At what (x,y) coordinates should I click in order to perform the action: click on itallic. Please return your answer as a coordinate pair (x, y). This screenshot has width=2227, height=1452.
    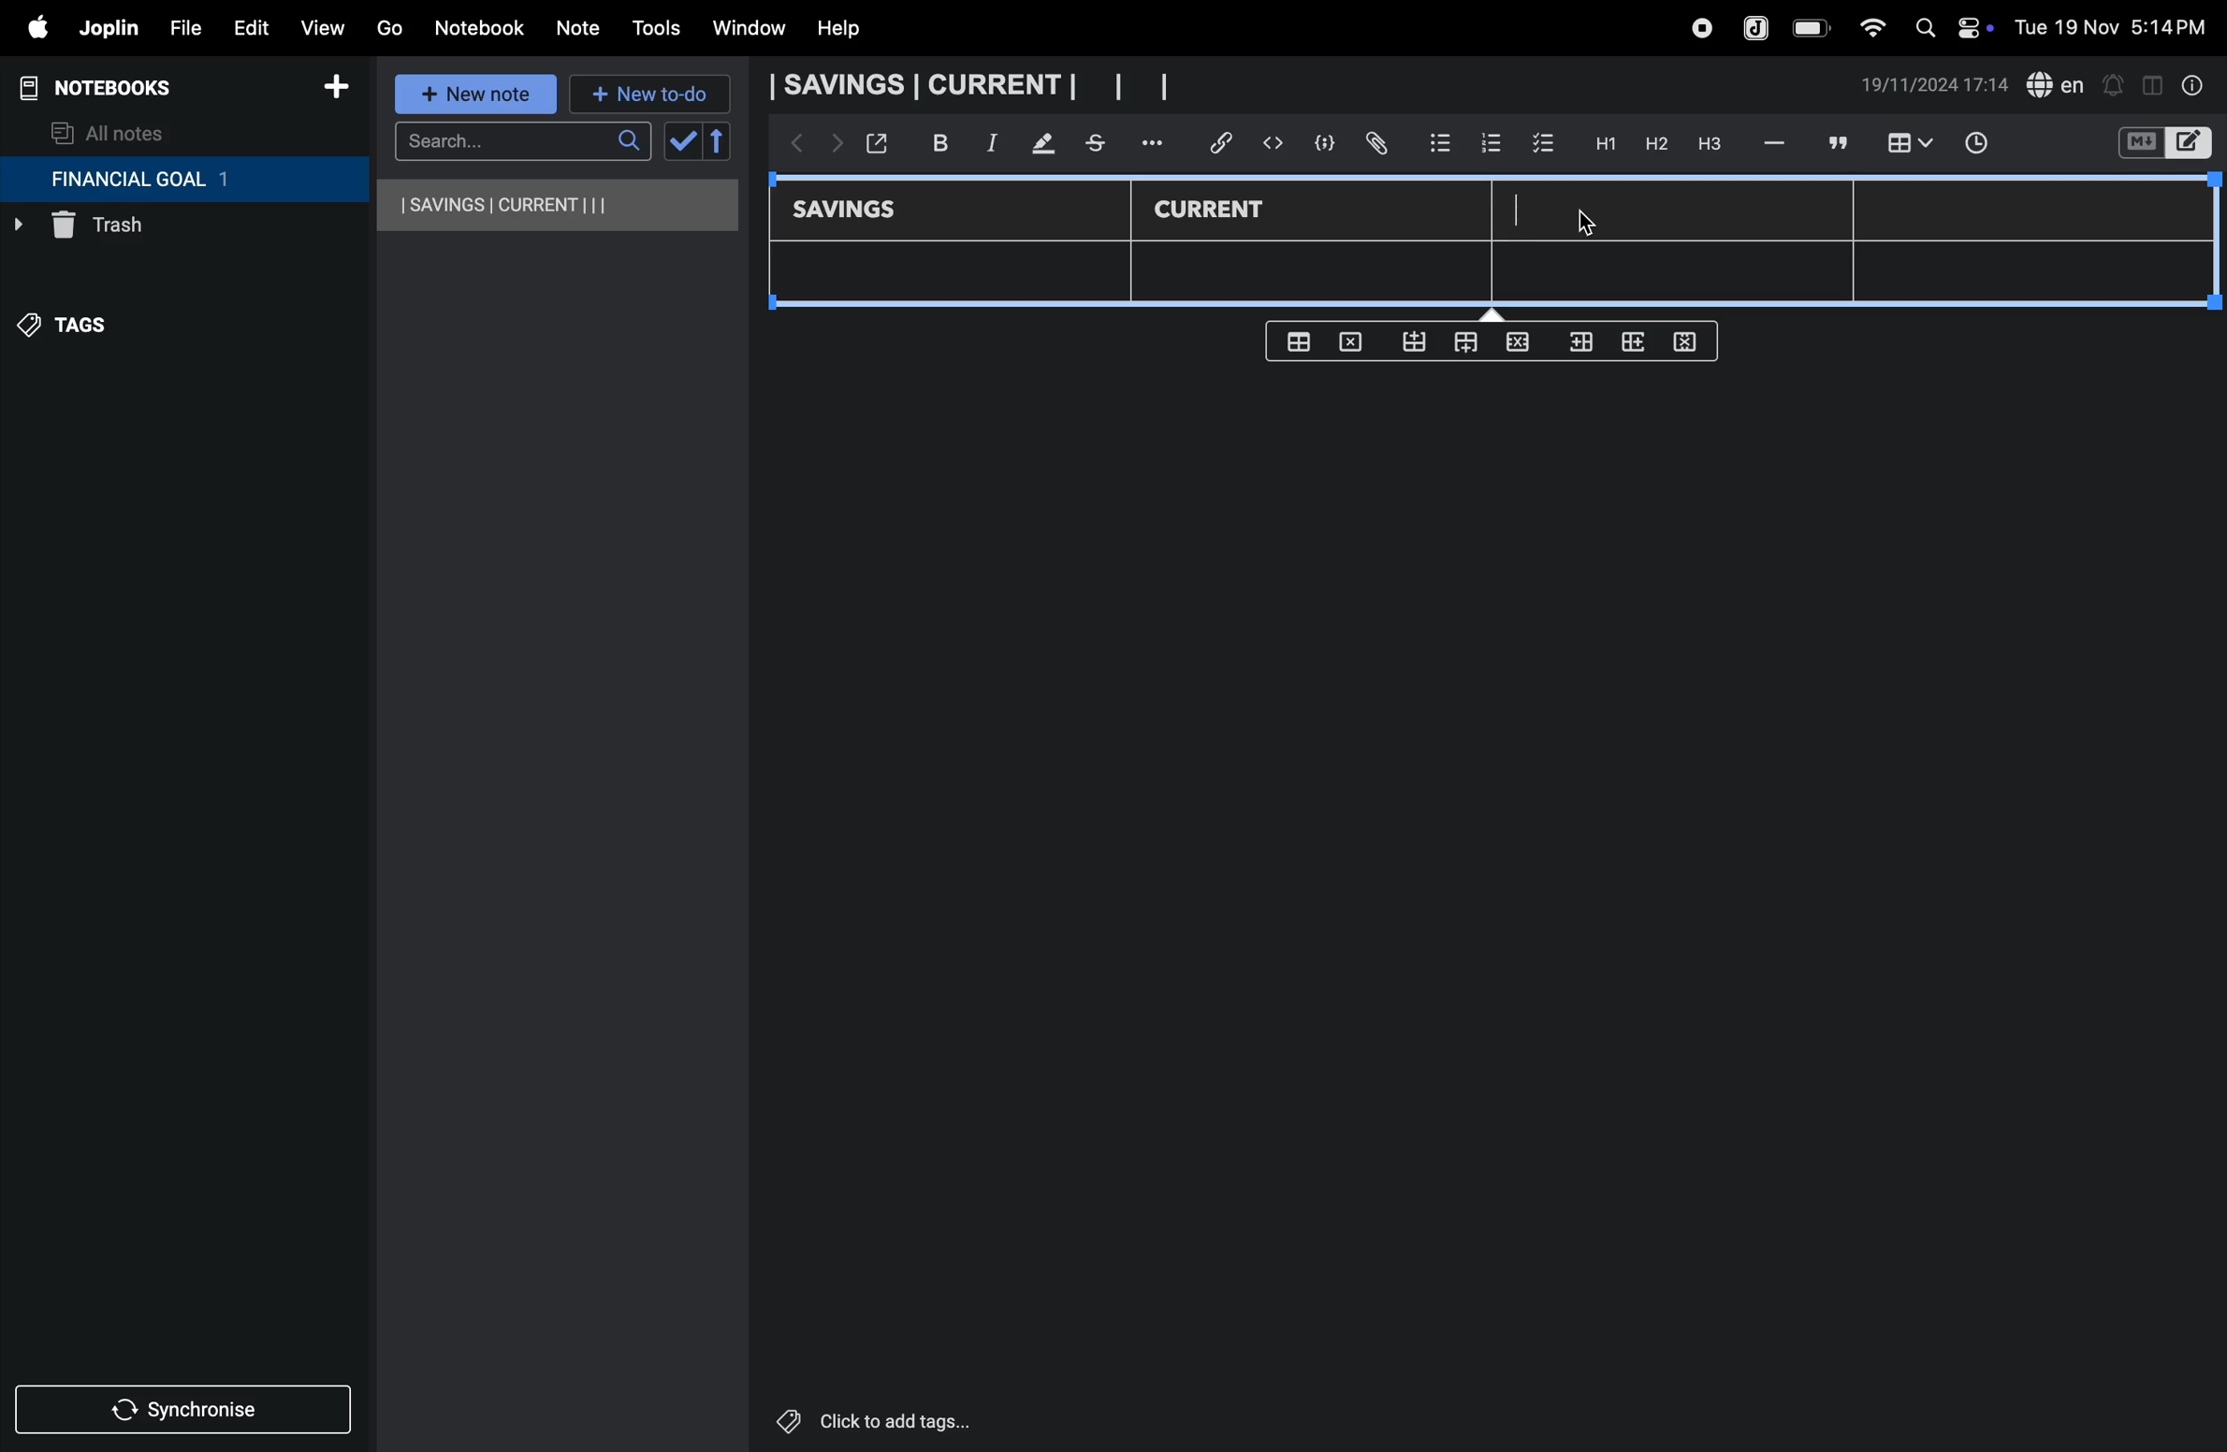
    Looking at the image, I should click on (989, 143).